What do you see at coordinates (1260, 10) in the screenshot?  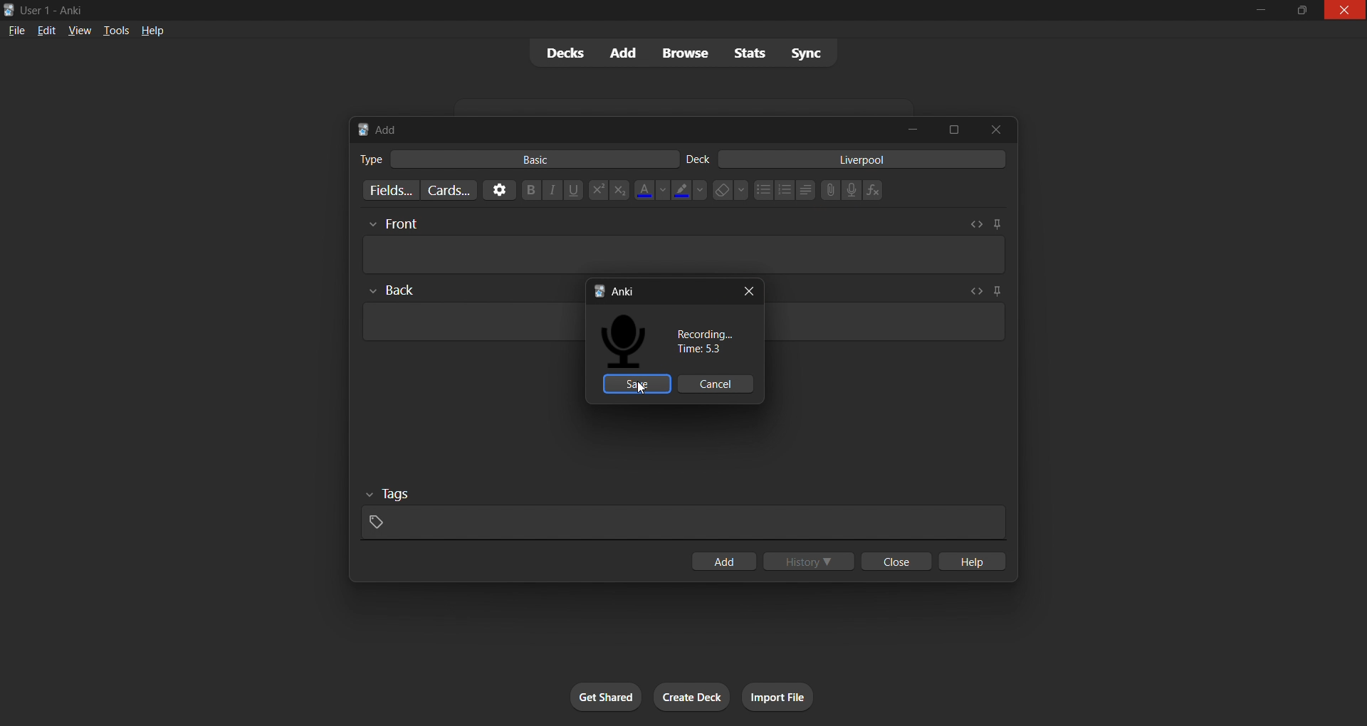 I see `minimize` at bounding box center [1260, 10].